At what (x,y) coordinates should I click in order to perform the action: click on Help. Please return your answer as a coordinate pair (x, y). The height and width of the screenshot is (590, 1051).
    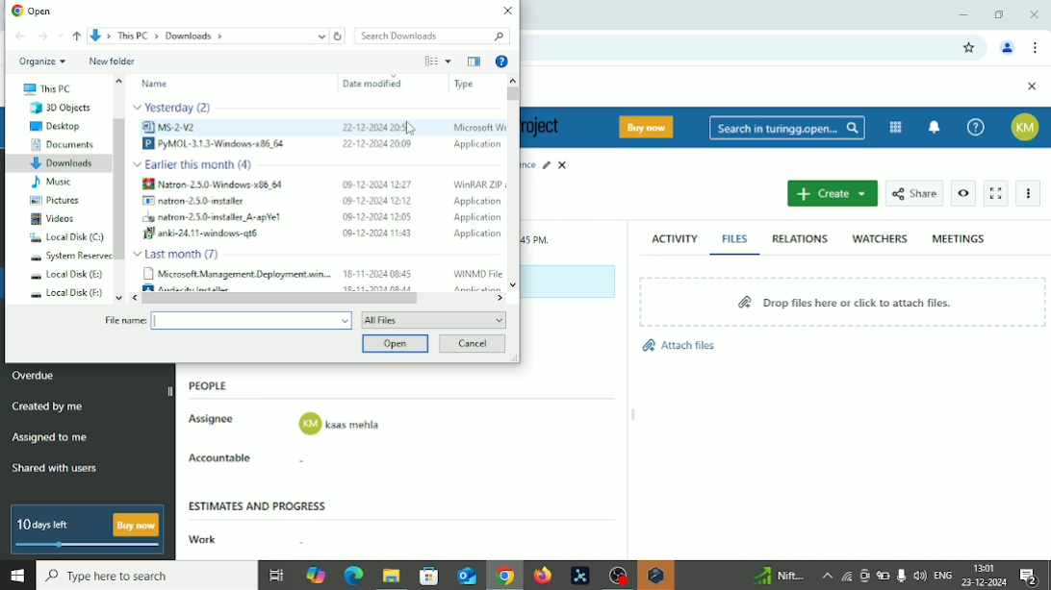
    Looking at the image, I should click on (976, 127).